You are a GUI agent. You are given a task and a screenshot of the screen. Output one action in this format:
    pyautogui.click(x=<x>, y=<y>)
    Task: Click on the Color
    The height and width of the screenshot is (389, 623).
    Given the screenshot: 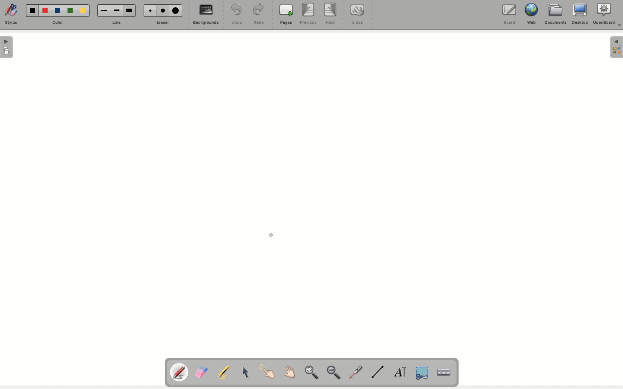 What is the action you would take?
    pyautogui.click(x=61, y=21)
    